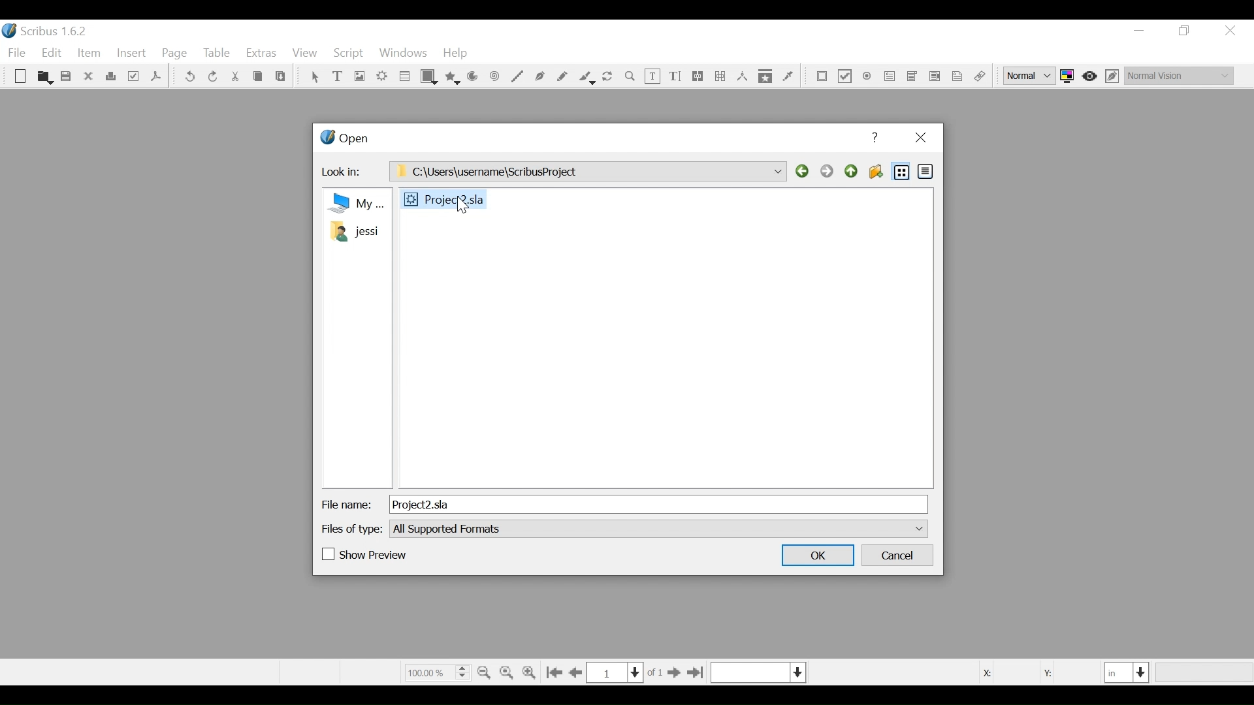 The image size is (1254, 705). Describe the element at coordinates (902, 172) in the screenshot. I see `List View` at that location.